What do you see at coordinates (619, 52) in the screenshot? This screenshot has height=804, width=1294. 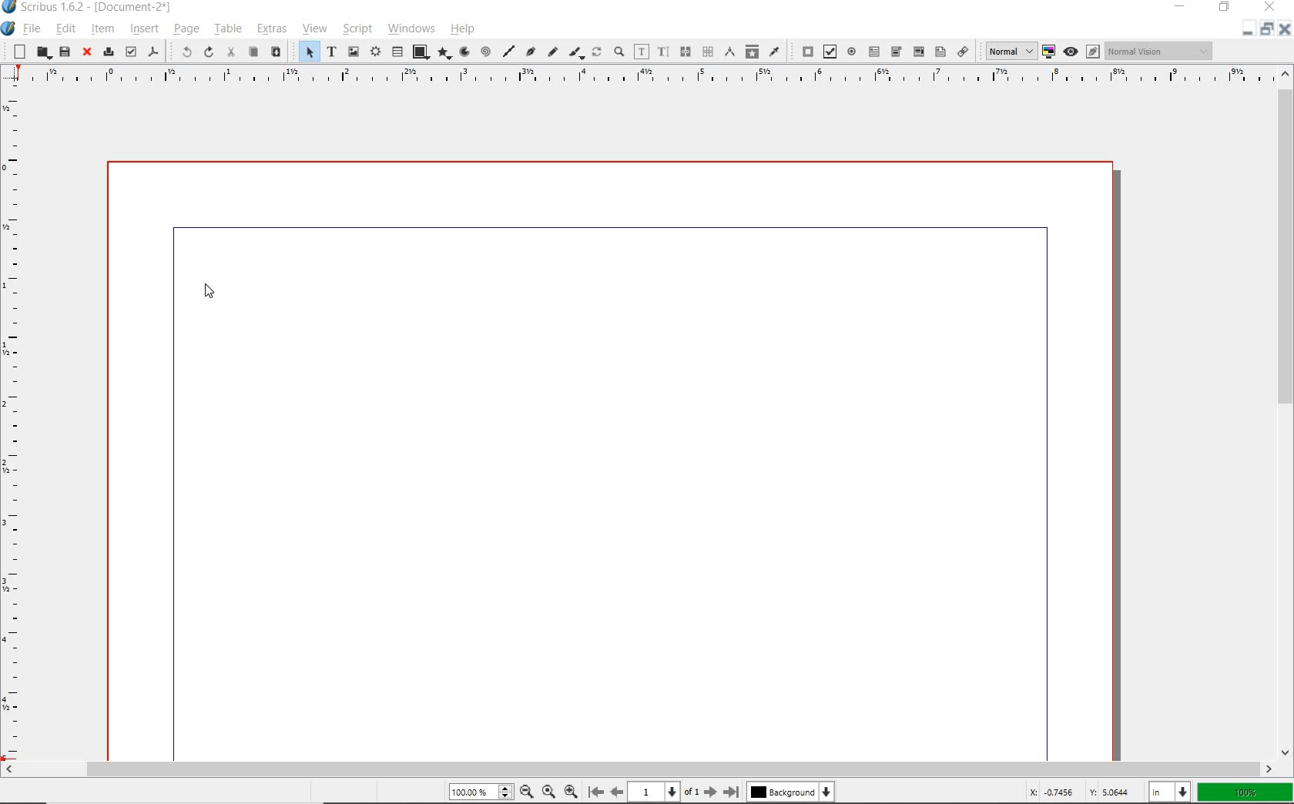 I see `zoom in or zoom out` at bounding box center [619, 52].